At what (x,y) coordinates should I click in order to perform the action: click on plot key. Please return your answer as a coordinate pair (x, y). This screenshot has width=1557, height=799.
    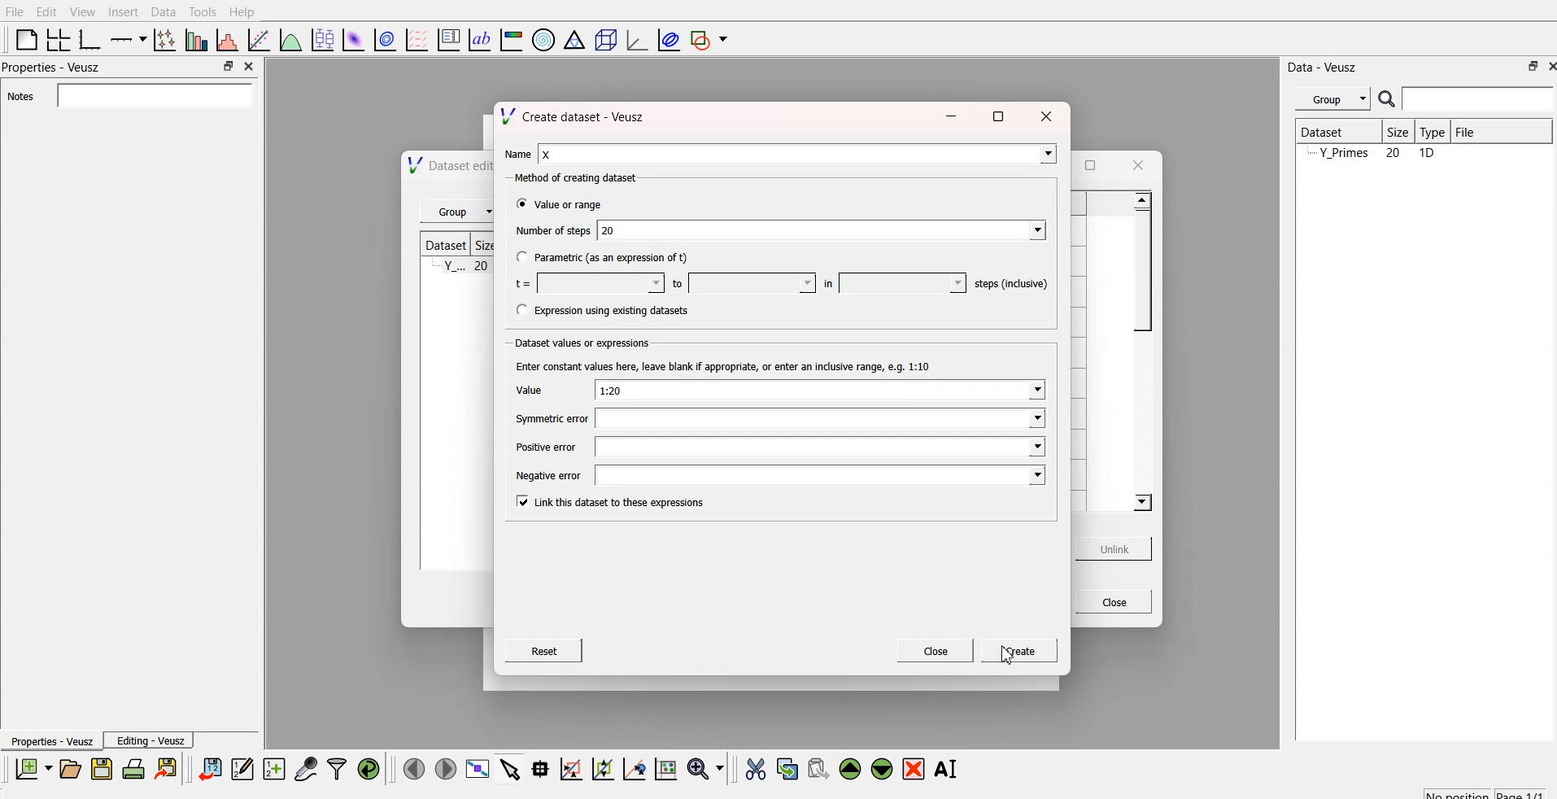
    Looking at the image, I should click on (449, 37).